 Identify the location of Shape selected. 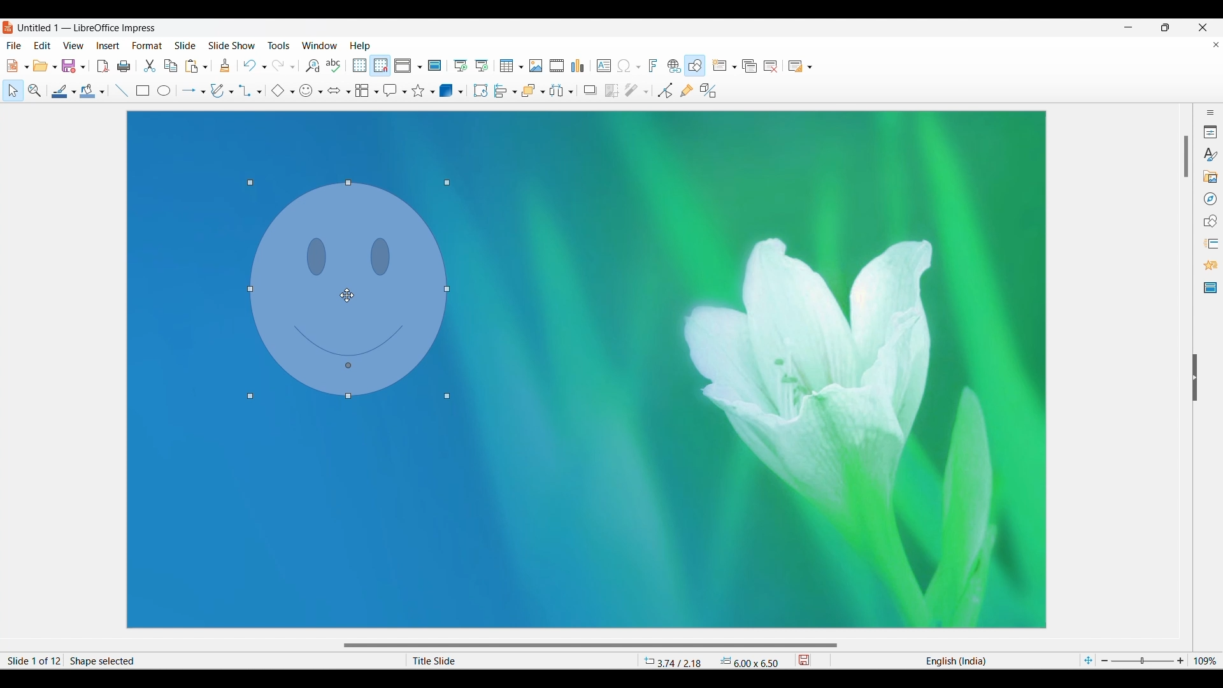
(202, 661).